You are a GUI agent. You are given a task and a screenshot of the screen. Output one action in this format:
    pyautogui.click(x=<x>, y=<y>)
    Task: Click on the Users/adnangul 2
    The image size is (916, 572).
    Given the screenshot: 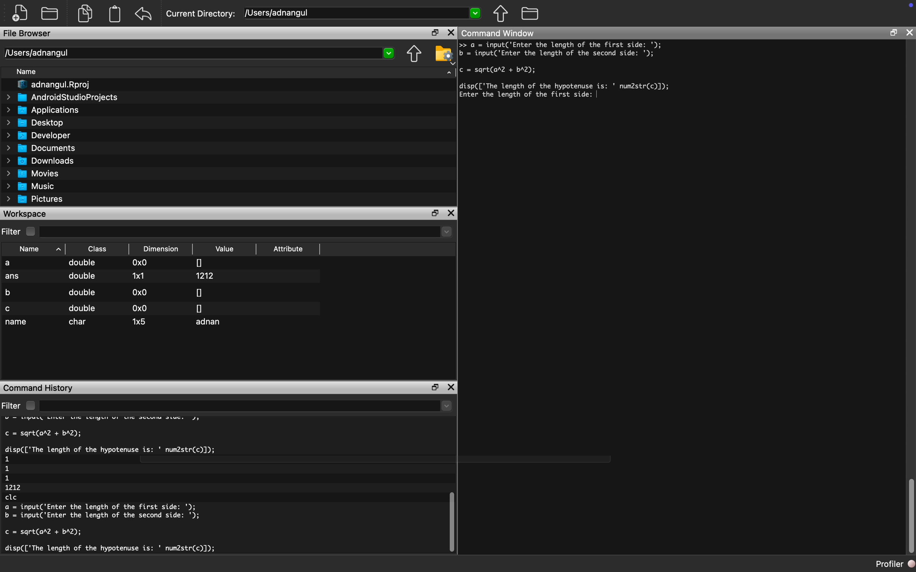 What is the action you would take?
    pyautogui.click(x=198, y=53)
    